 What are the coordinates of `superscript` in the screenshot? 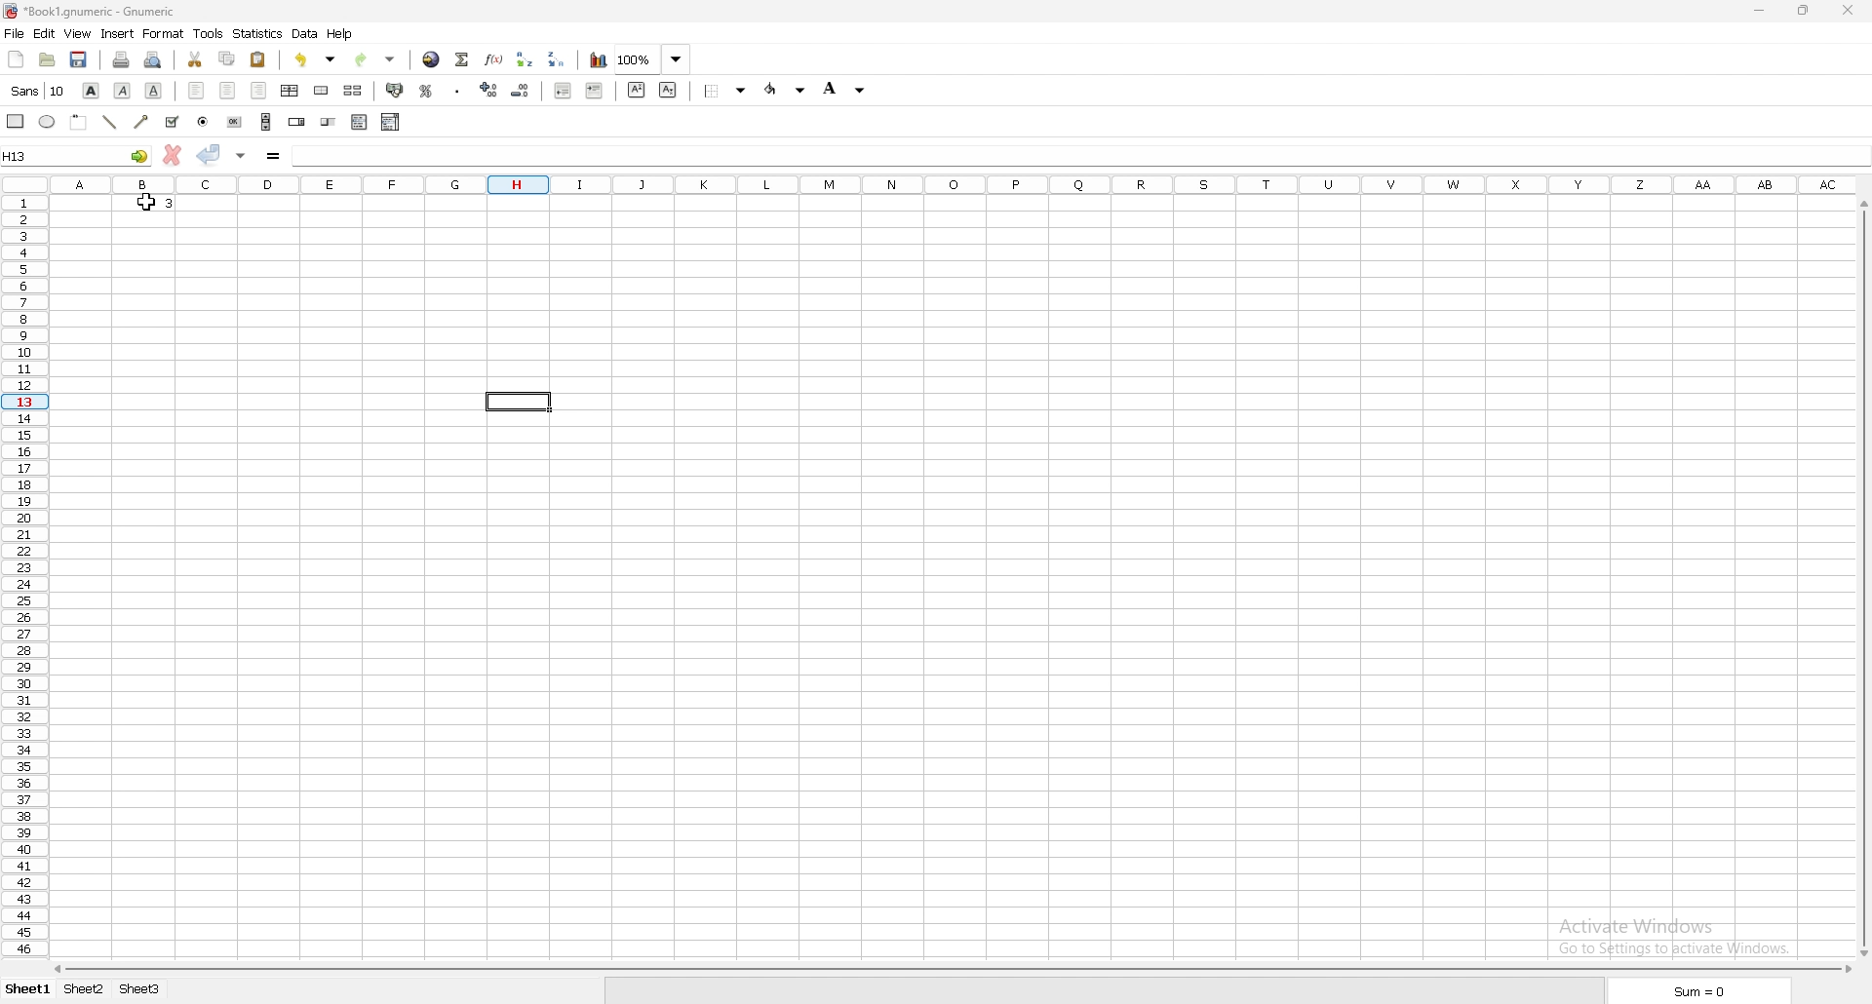 It's located at (637, 90).